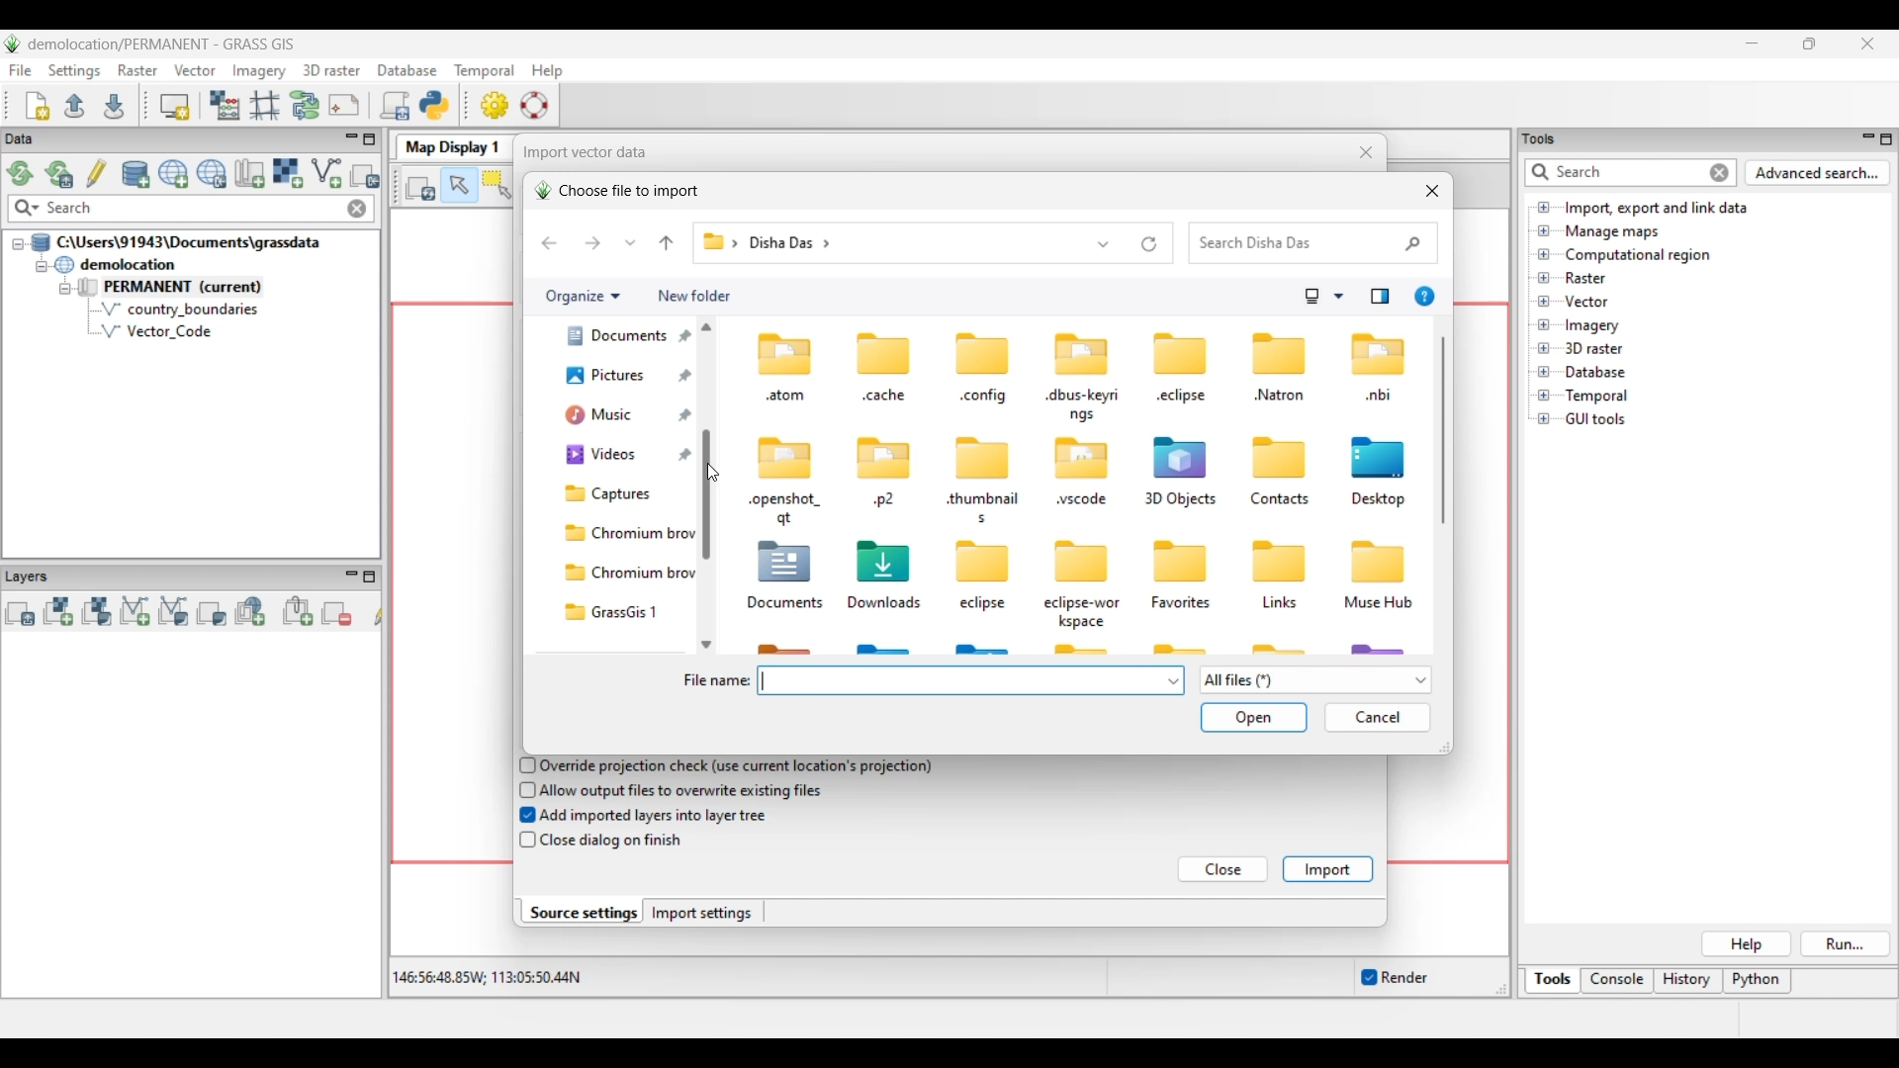  Describe the element at coordinates (114, 105) in the screenshot. I see `Save current workspace to file` at that location.